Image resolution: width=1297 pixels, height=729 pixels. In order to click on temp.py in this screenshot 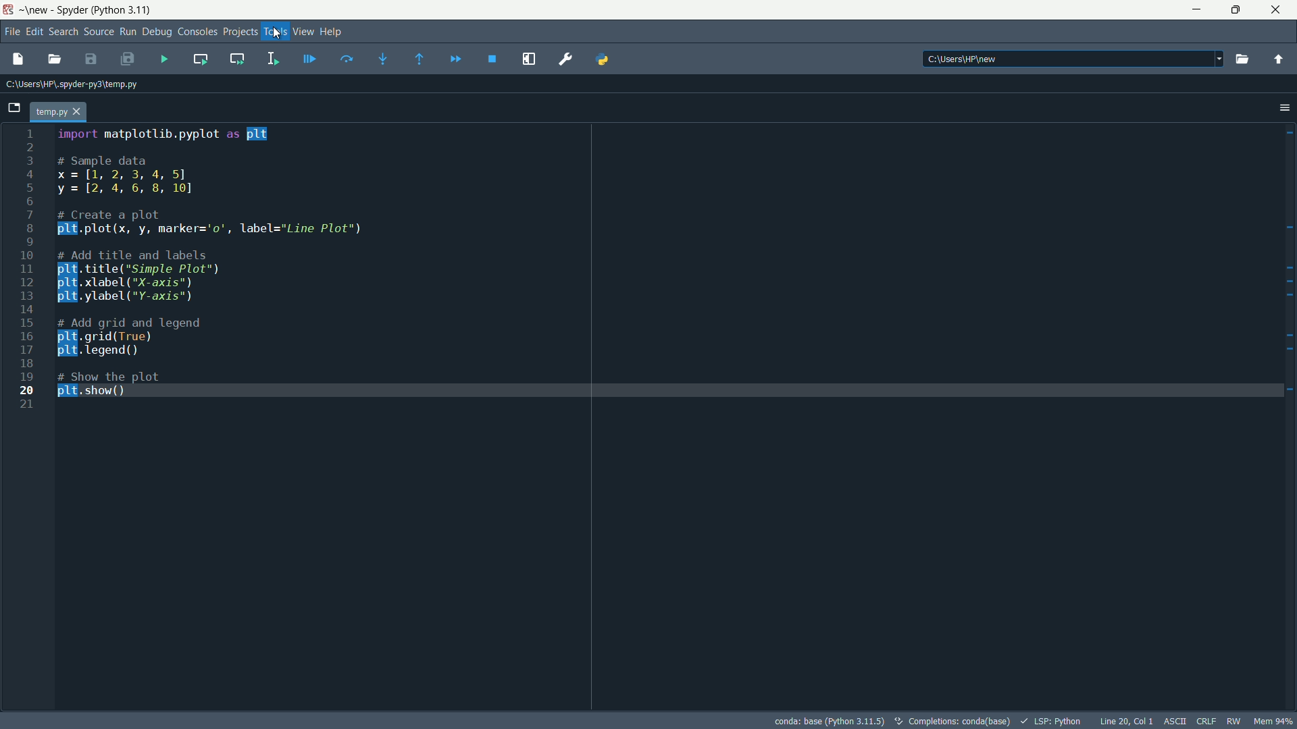, I will do `click(52, 111)`.